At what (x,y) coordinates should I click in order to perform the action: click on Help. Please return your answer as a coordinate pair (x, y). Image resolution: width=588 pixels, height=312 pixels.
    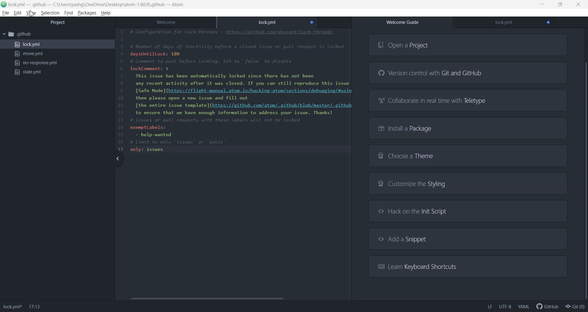
    Looking at the image, I should click on (106, 13).